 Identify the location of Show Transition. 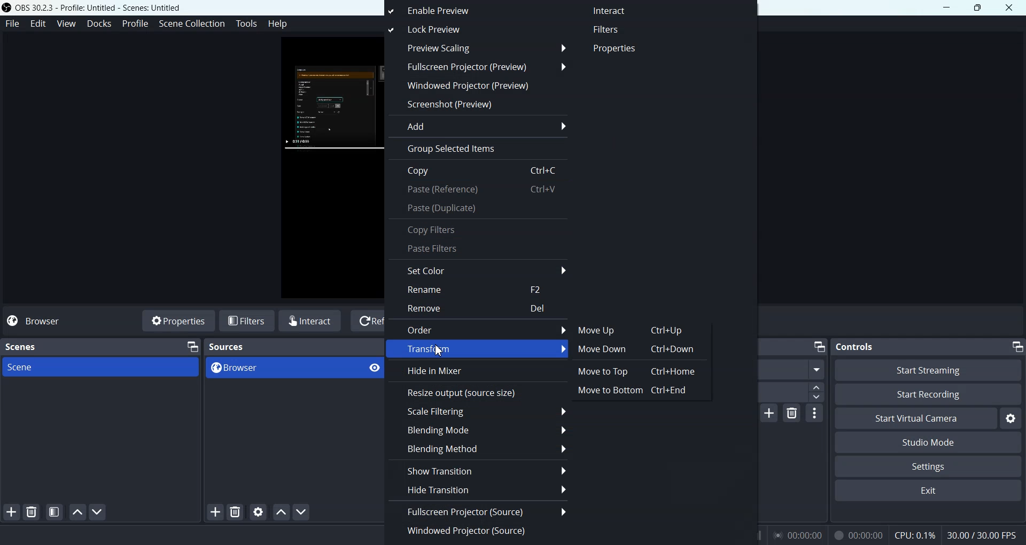
(477, 470).